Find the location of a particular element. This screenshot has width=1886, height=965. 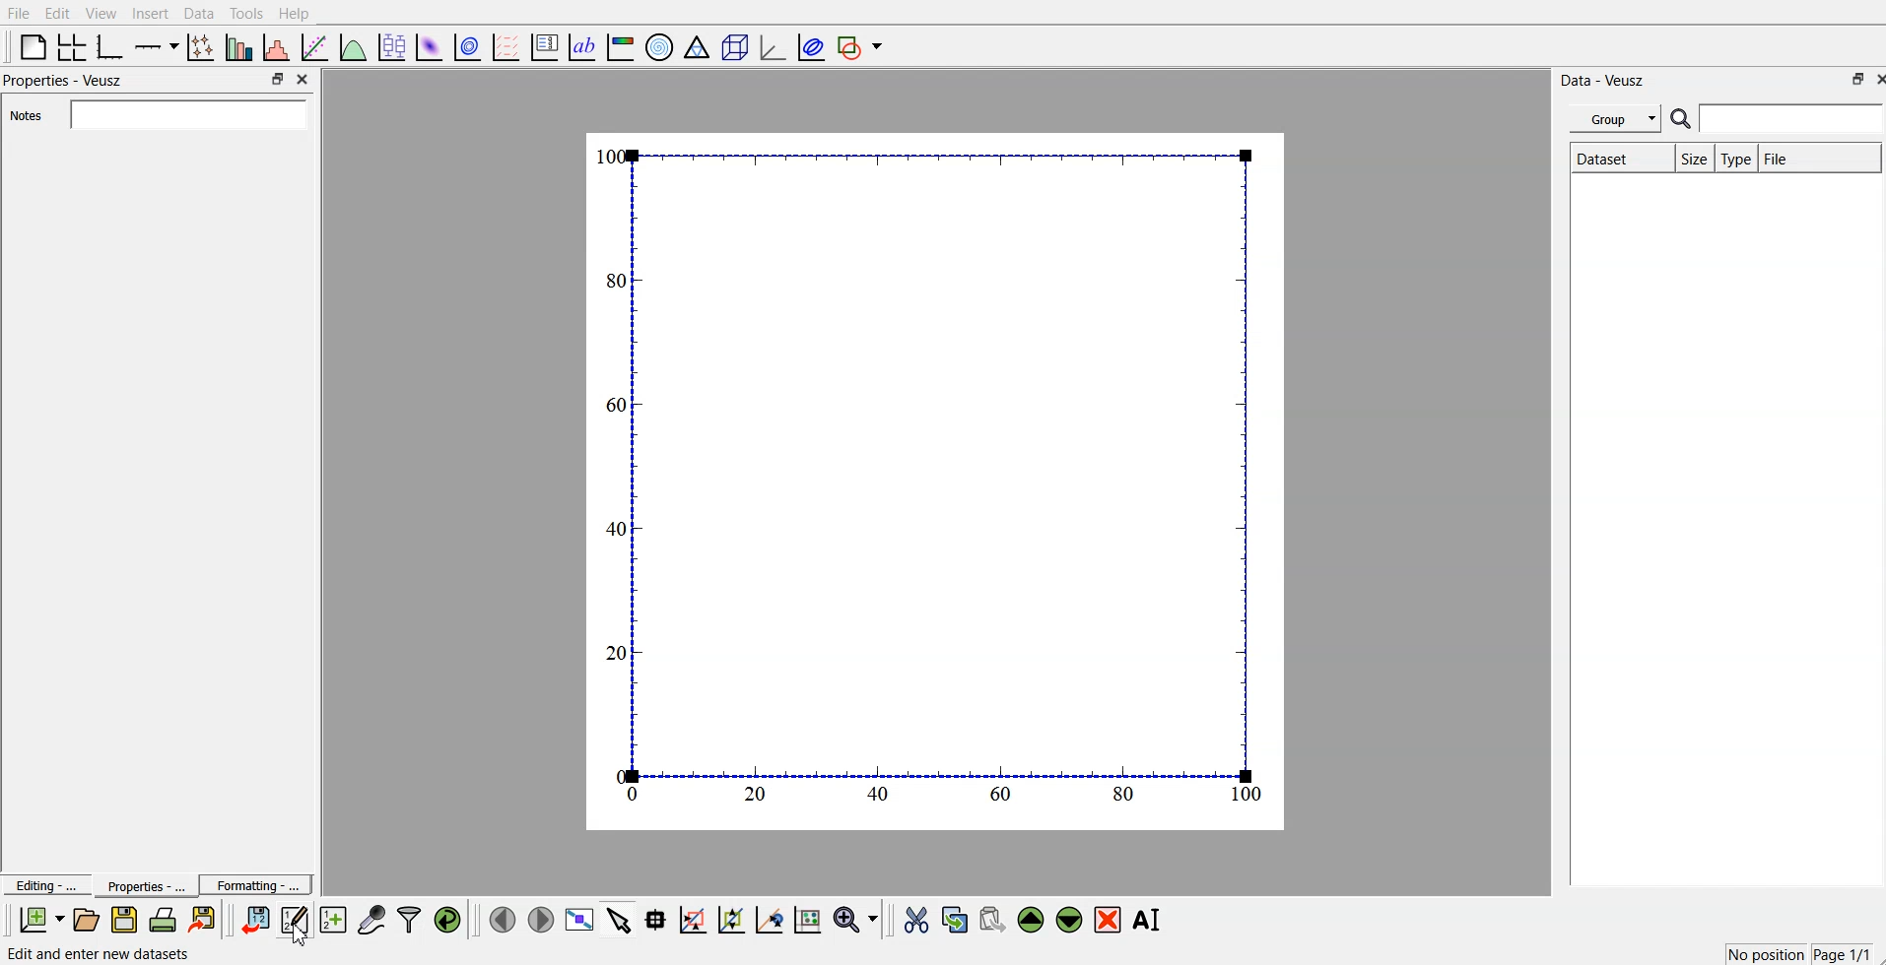

page is located at coordinates (938, 480).